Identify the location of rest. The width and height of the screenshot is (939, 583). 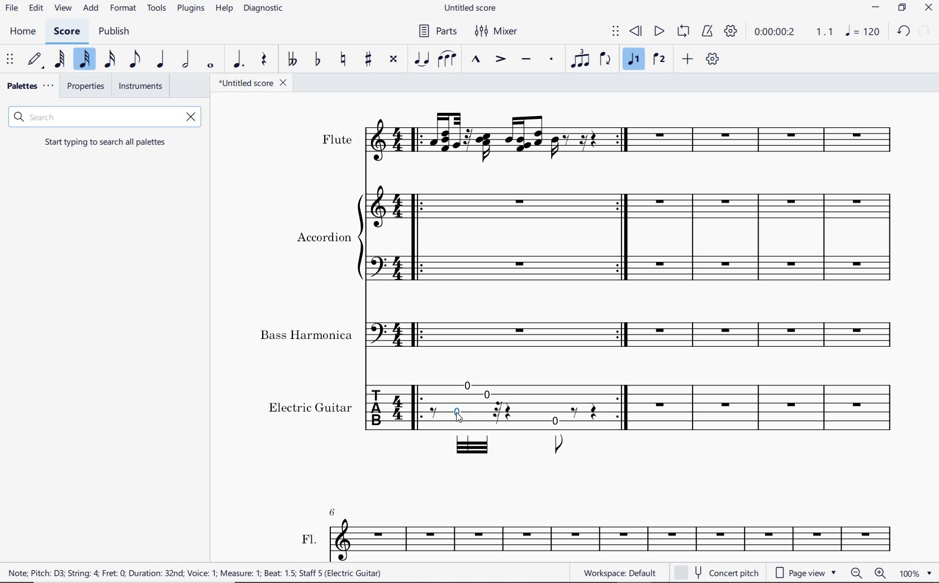
(264, 61).